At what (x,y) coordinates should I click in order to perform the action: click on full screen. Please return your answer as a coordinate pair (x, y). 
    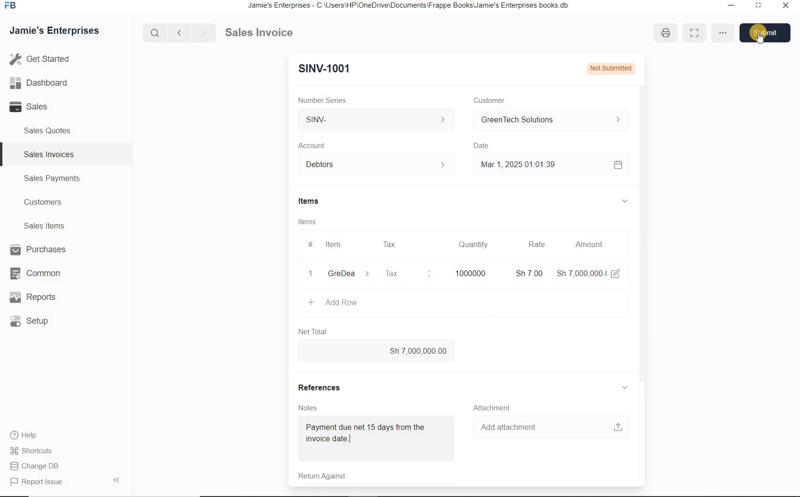
    Looking at the image, I should click on (694, 33).